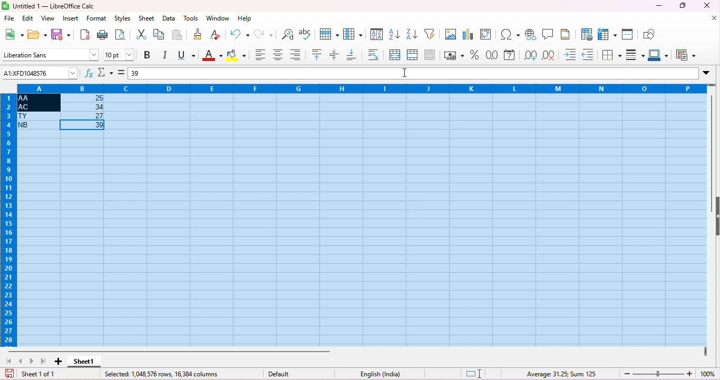 This screenshot has width=720, height=380. Describe the element at coordinates (12, 361) in the screenshot. I see `first sheet` at that location.